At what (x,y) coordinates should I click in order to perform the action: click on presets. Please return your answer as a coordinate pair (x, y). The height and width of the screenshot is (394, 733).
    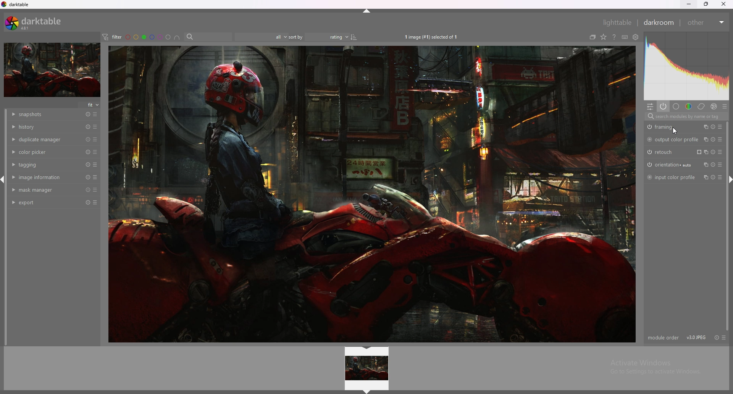
    Looking at the image, I should click on (96, 152).